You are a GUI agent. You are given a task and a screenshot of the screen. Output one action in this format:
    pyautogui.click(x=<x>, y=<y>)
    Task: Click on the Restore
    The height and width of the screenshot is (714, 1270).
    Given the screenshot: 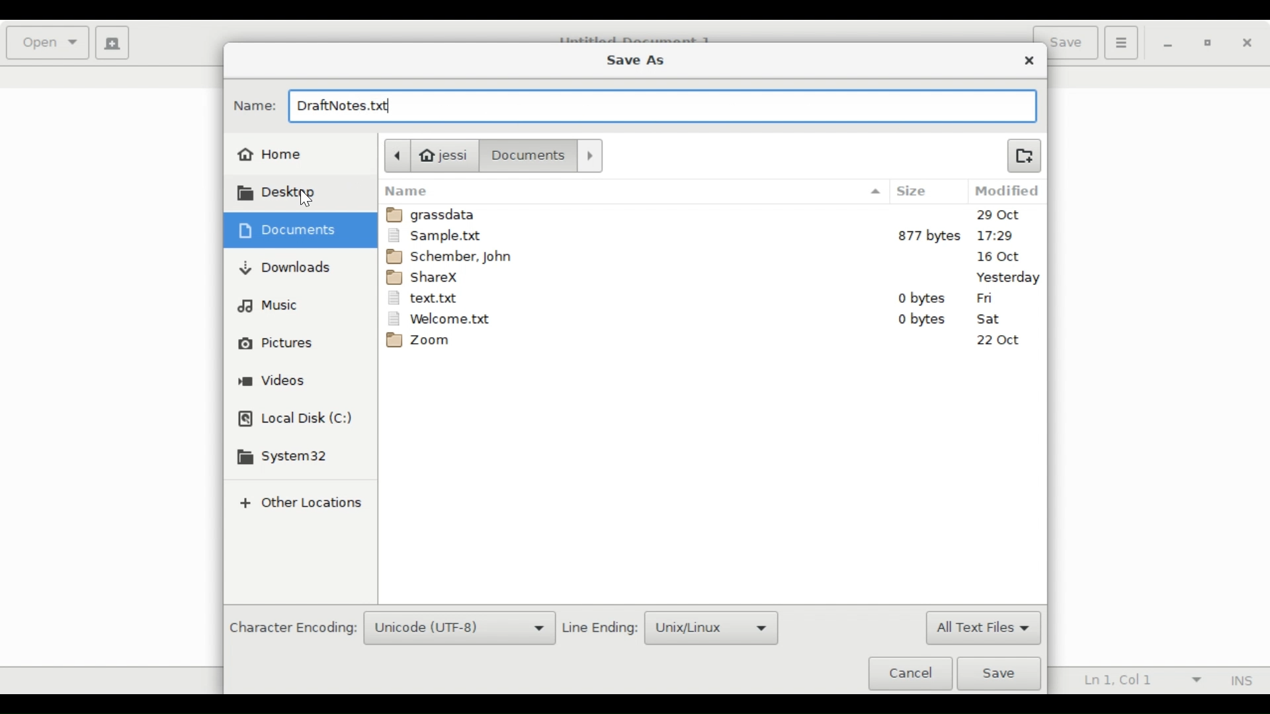 What is the action you would take?
    pyautogui.click(x=1209, y=45)
    